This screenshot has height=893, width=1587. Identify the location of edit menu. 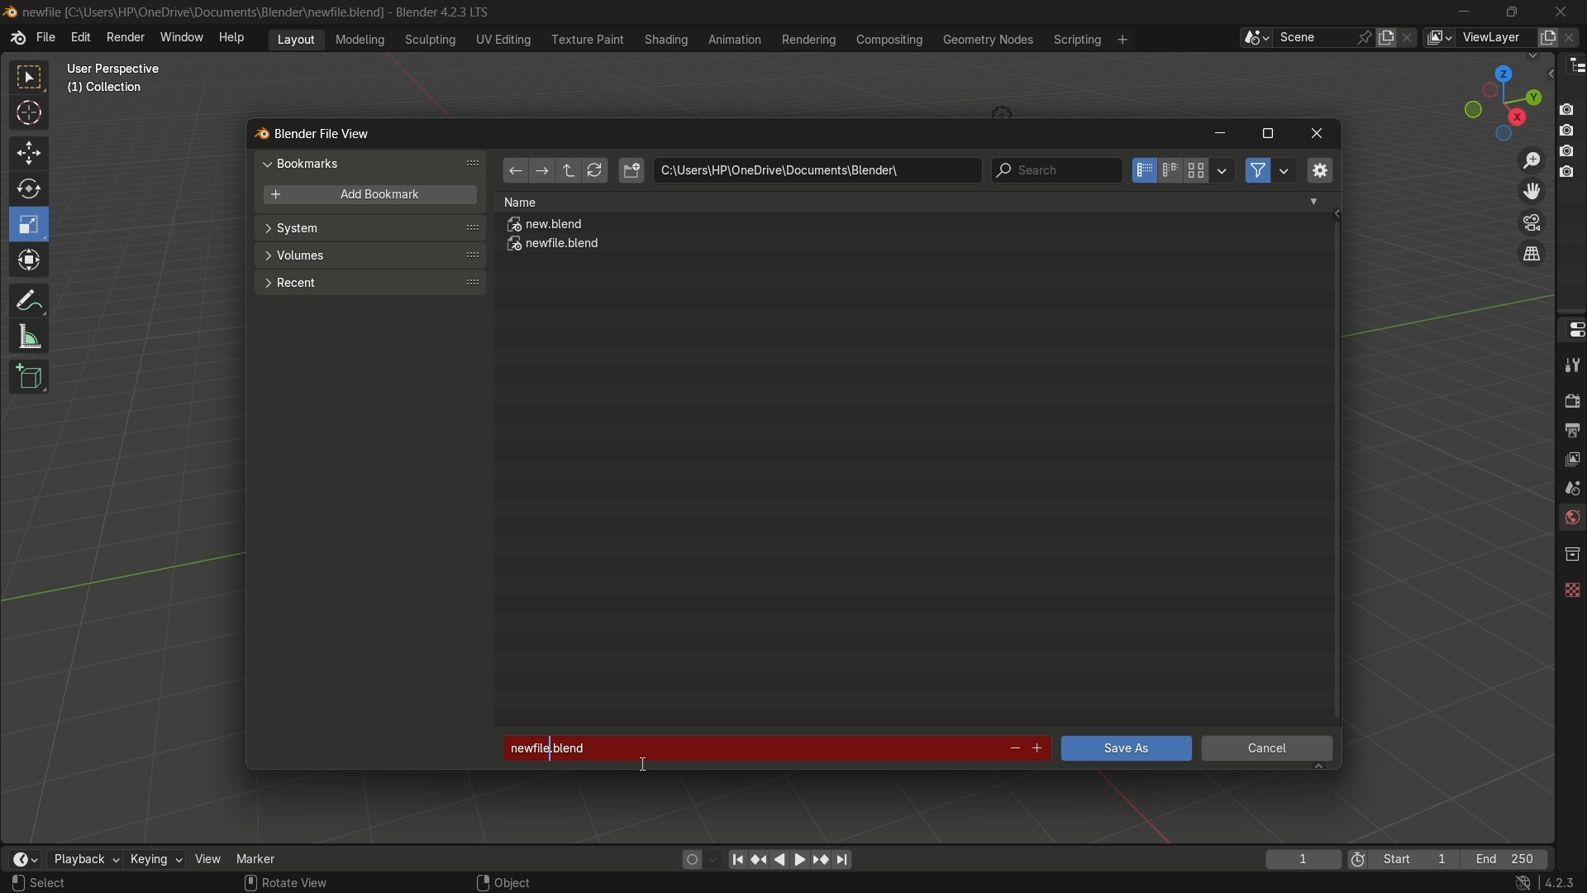
(80, 37).